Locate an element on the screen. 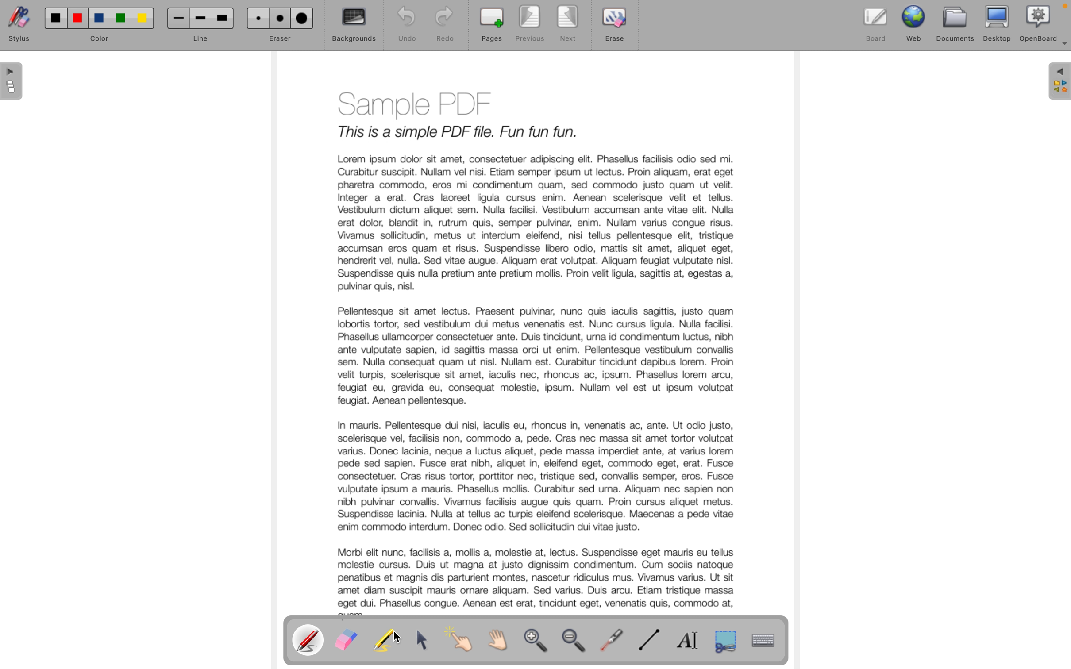 This screenshot has width=1071, height=669. scroll by hand is located at coordinates (503, 641).